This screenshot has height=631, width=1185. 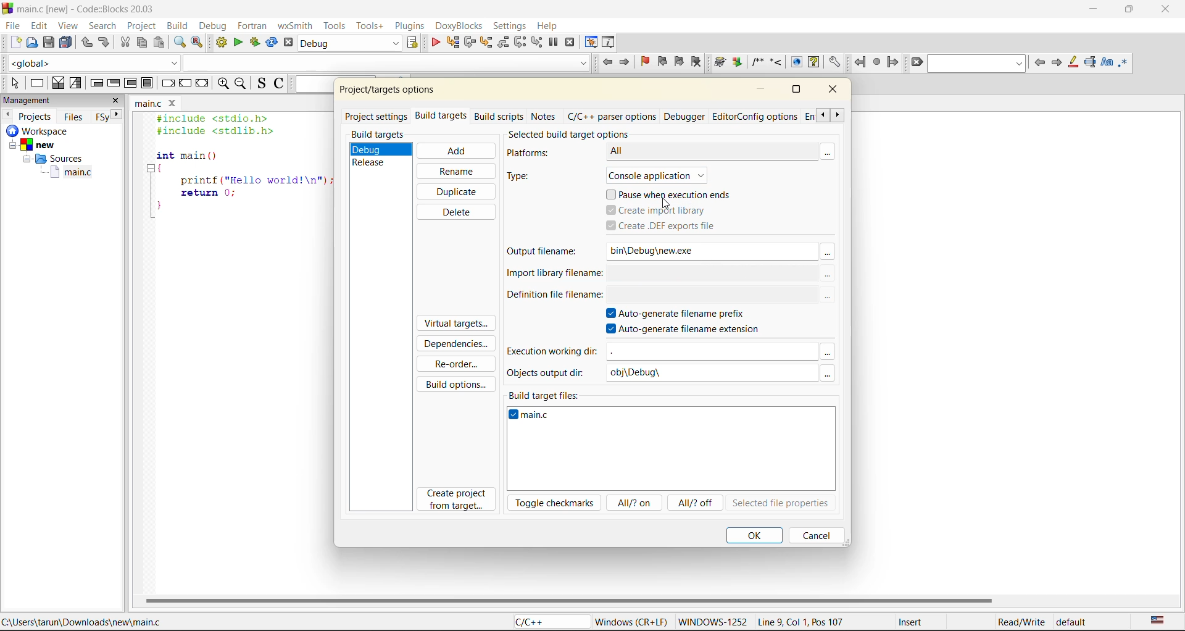 I want to click on previous, so click(x=7, y=114).